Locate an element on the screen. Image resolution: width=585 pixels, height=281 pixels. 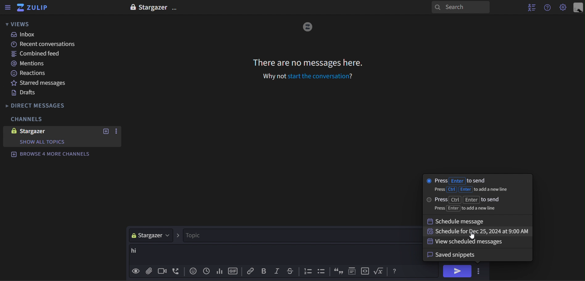
image is located at coordinates (308, 27).